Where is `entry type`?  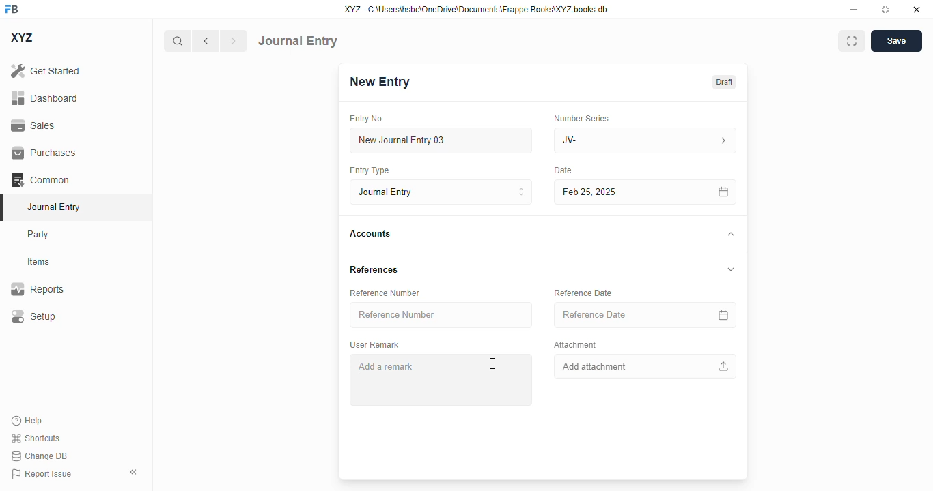
entry type is located at coordinates (439, 192).